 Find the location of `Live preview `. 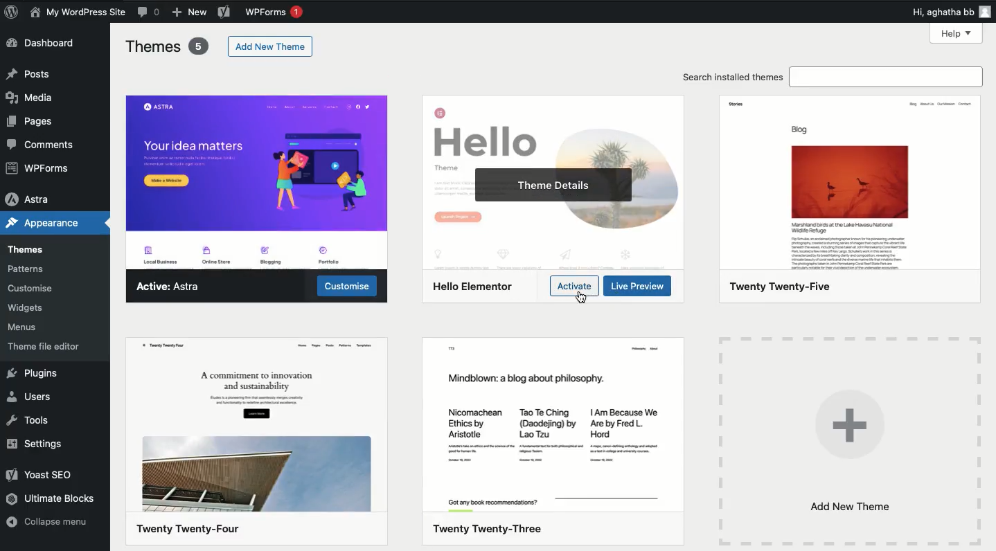

Live preview  is located at coordinates (639, 287).